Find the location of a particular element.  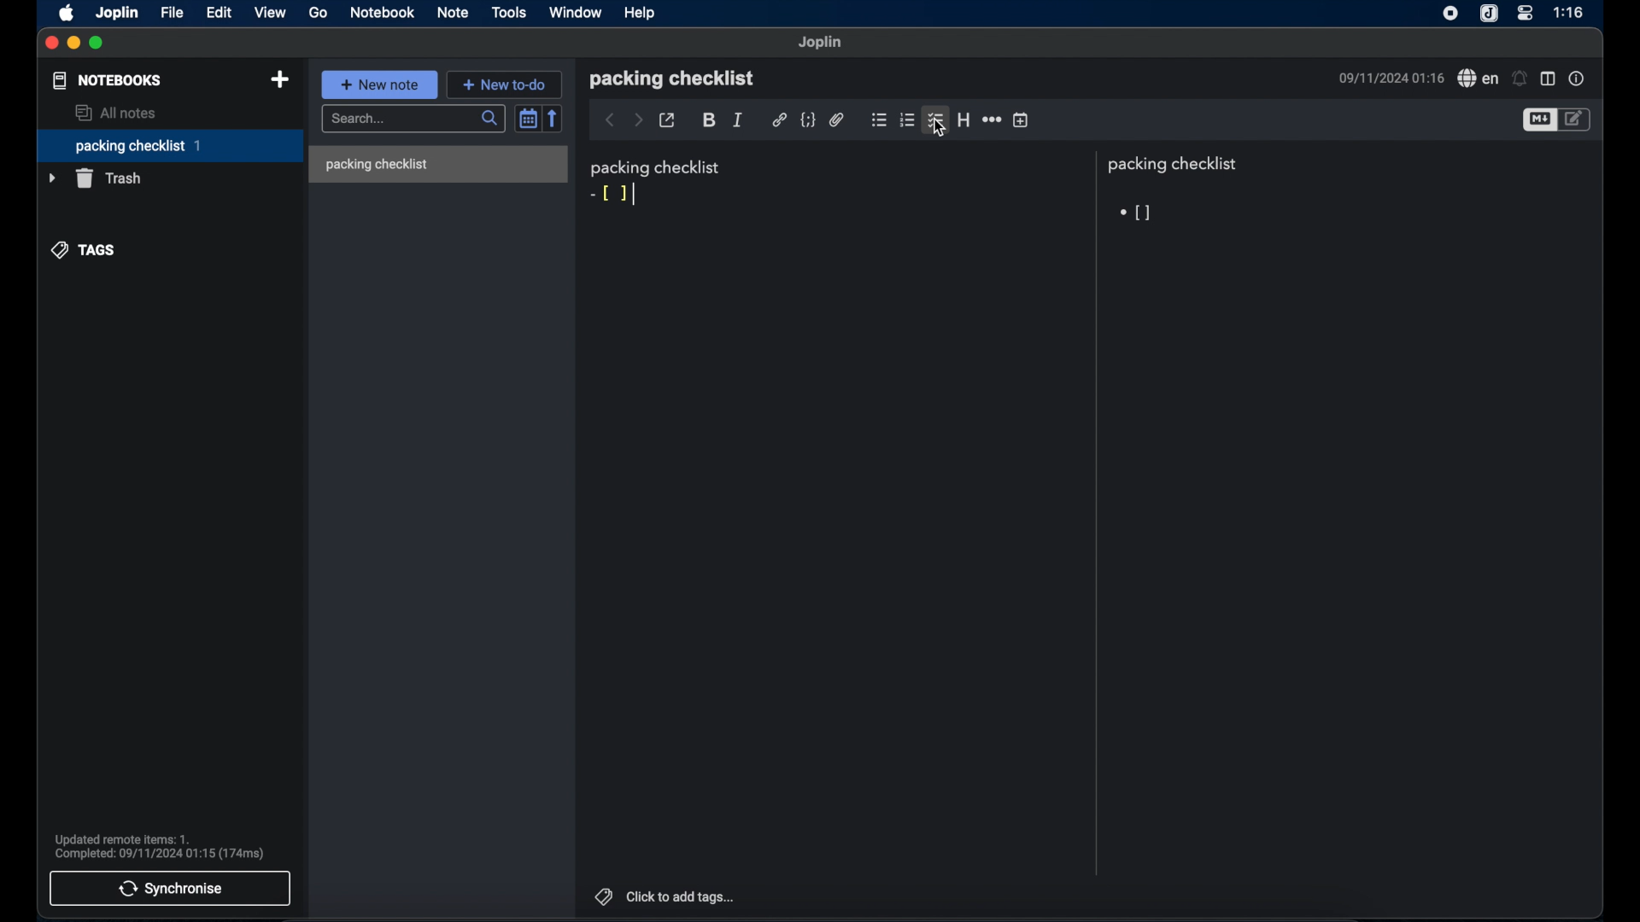

bold is located at coordinates (709, 120).